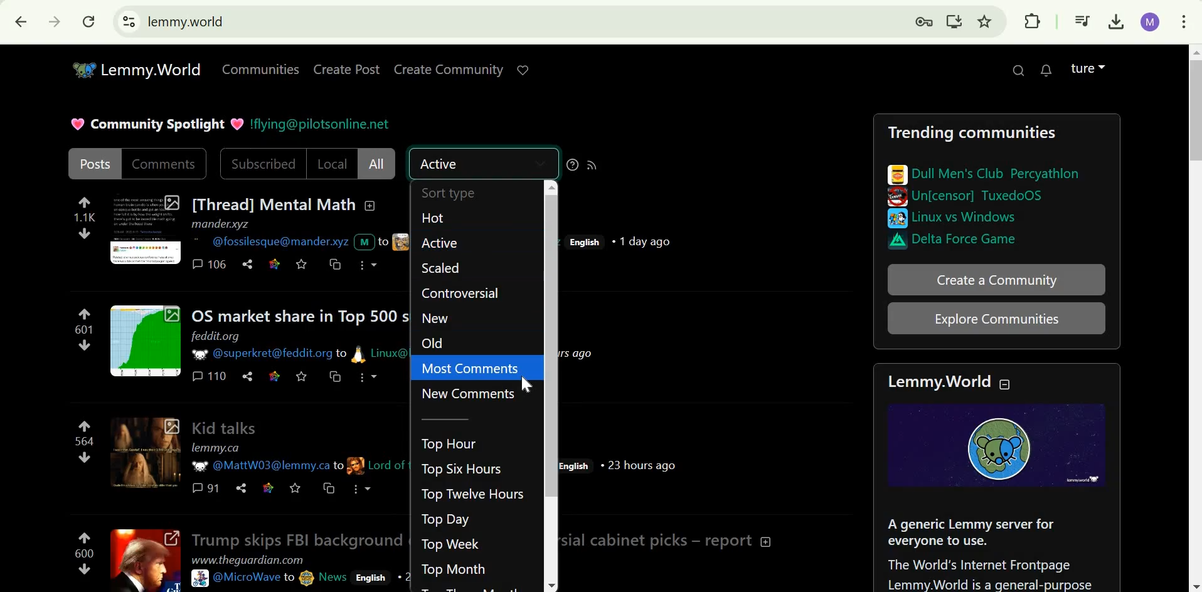  What do you see at coordinates (75, 123) in the screenshot?
I see `heart` at bounding box center [75, 123].